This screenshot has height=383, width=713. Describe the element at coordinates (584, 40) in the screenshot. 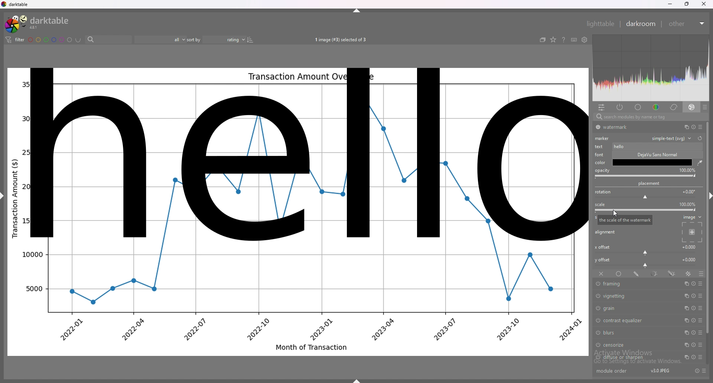

I see `show global preferences` at that location.